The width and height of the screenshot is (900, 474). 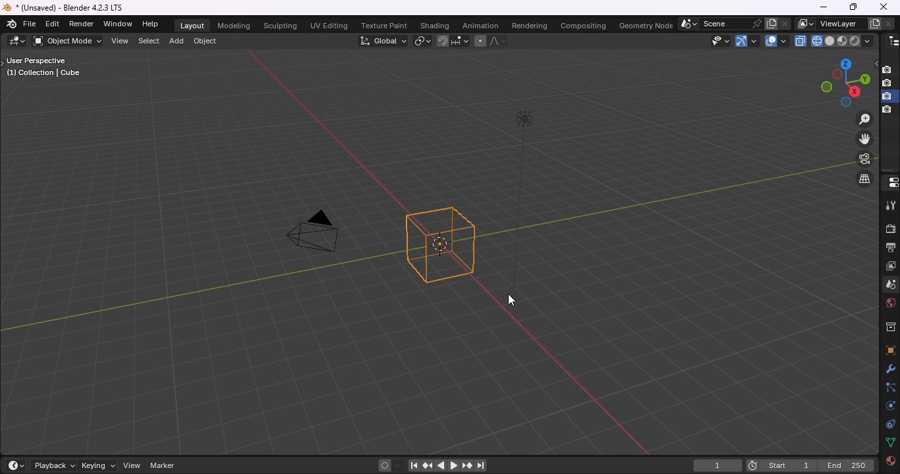 I want to click on window, so click(x=119, y=24).